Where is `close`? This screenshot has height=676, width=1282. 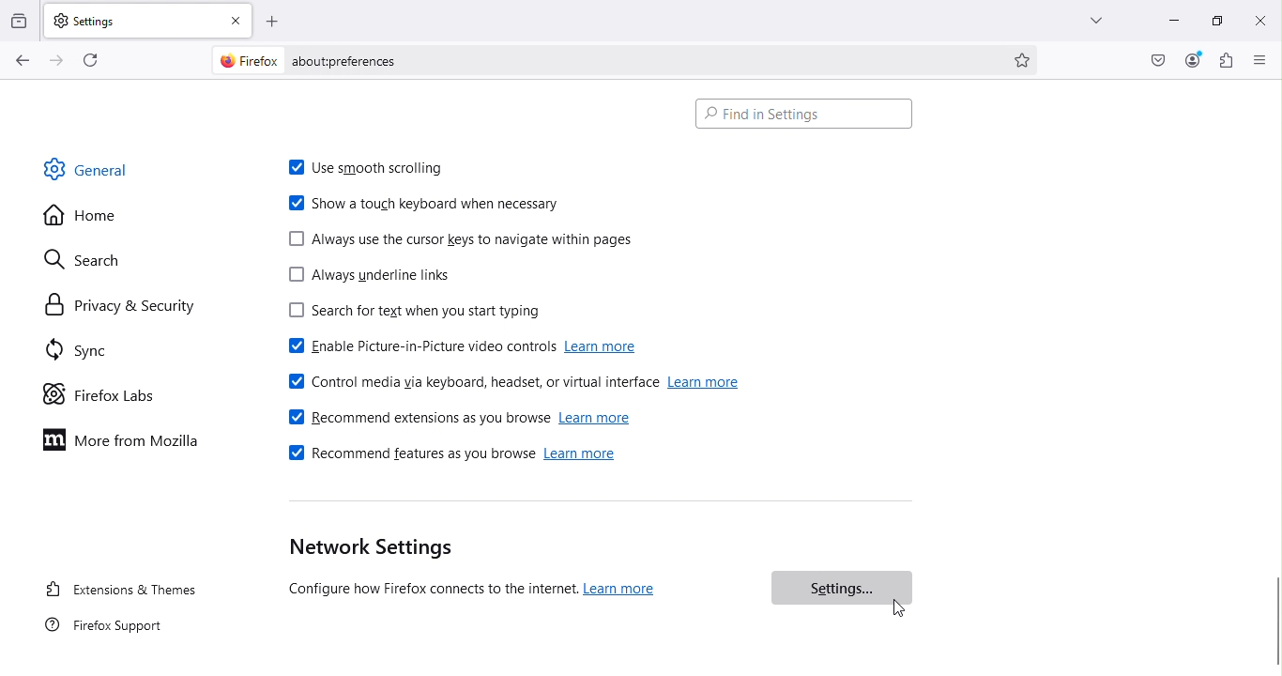 close is located at coordinates (1257, 19).